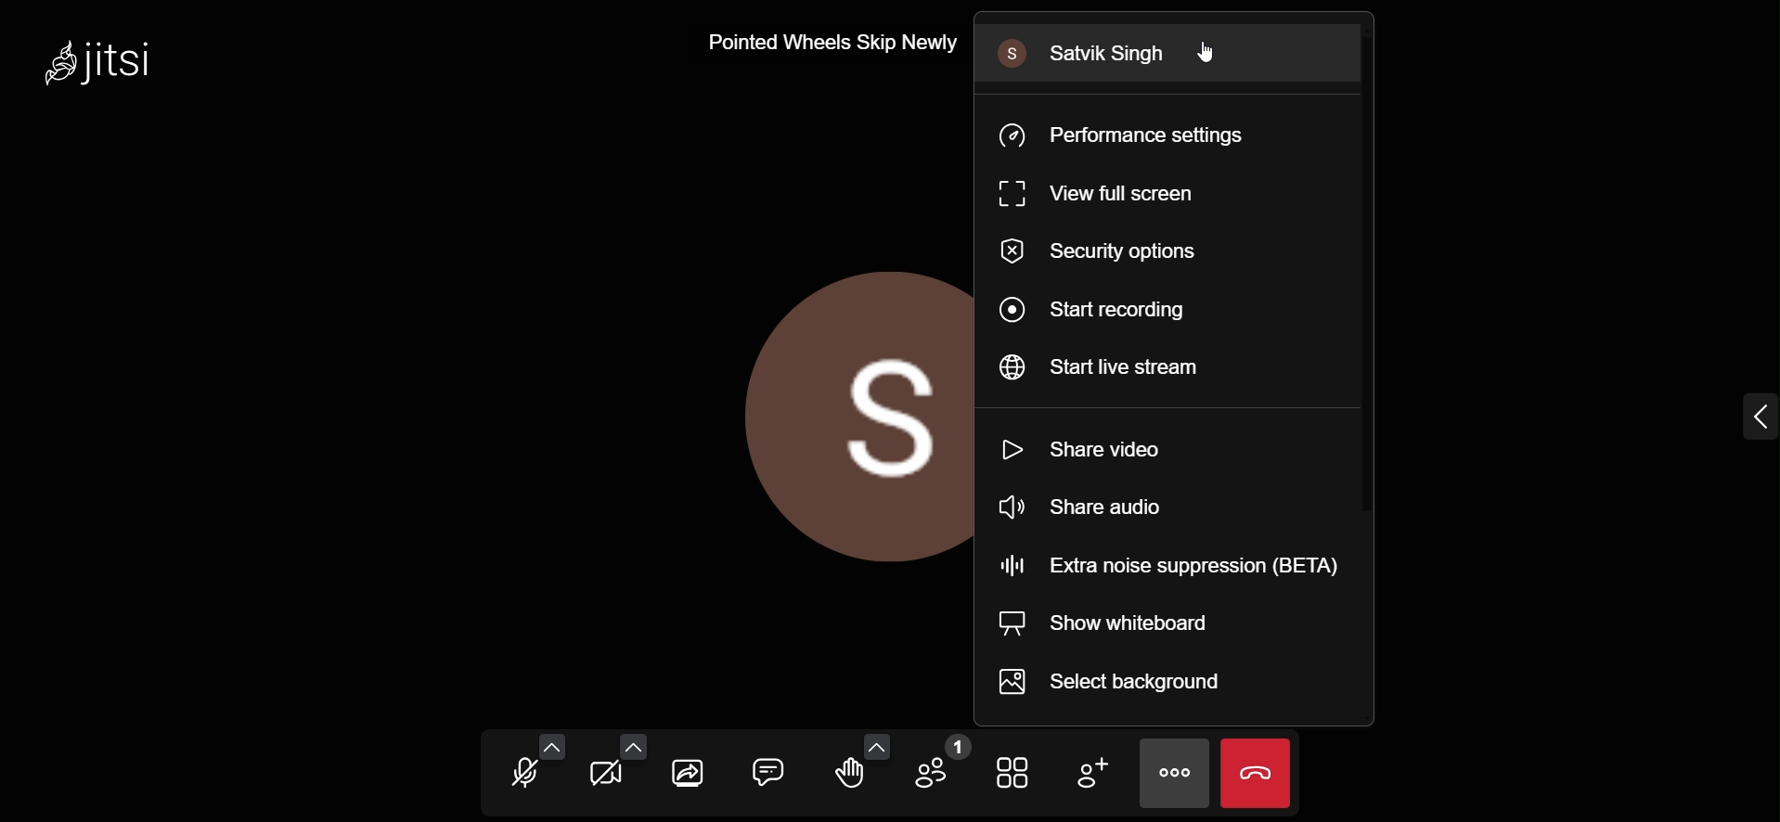  I want to click on start livestream, so click(1121, 372).